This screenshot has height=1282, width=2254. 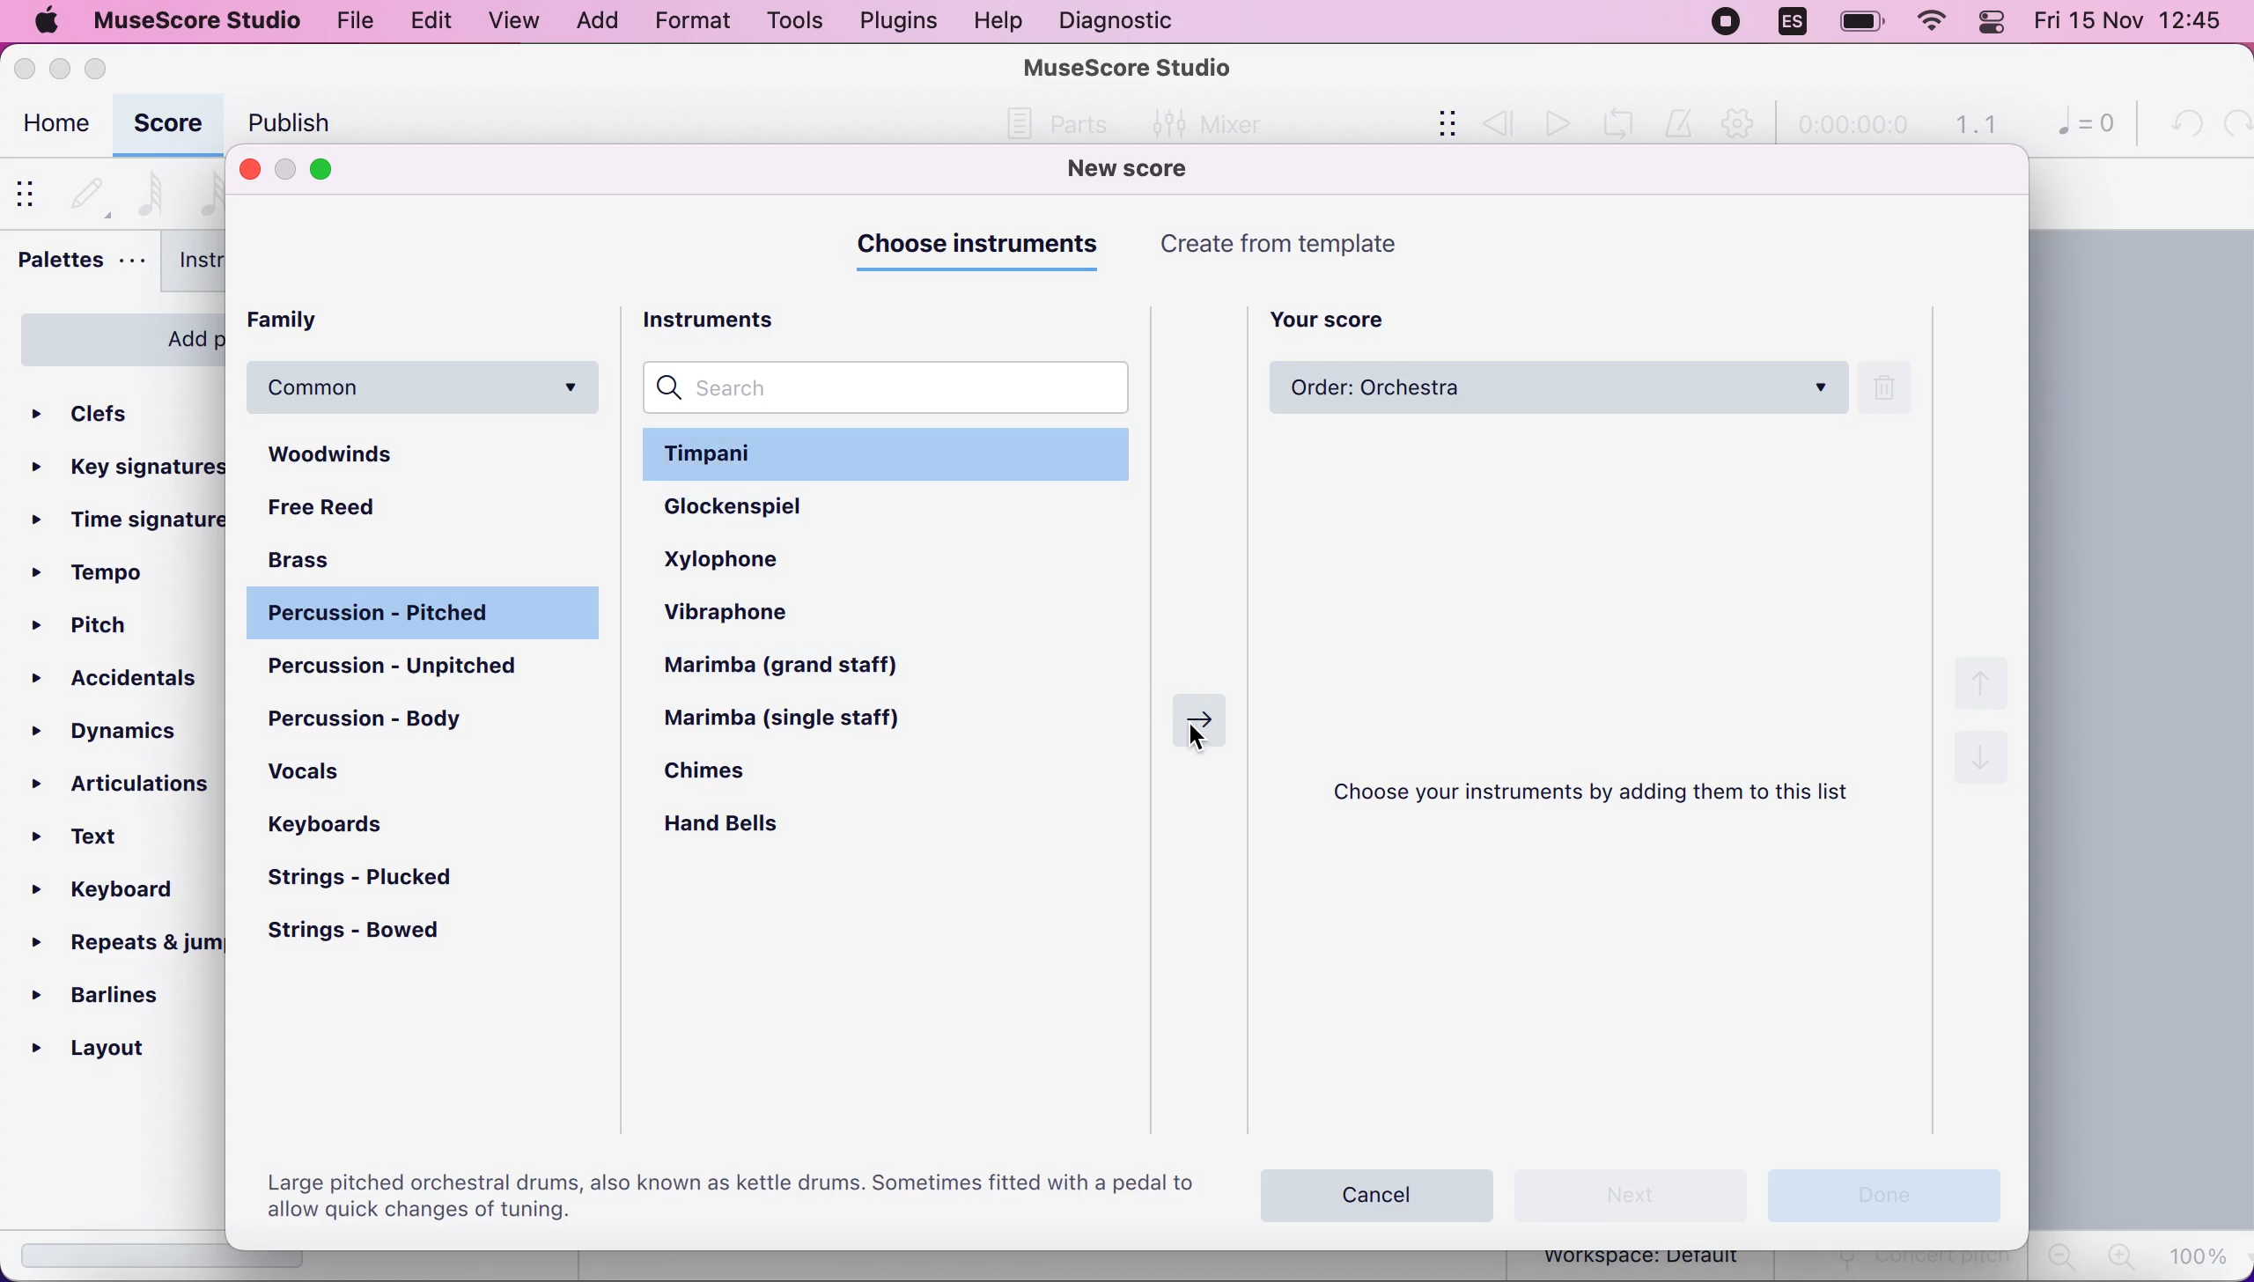 I want to click on , so click(x=1067, y=124).